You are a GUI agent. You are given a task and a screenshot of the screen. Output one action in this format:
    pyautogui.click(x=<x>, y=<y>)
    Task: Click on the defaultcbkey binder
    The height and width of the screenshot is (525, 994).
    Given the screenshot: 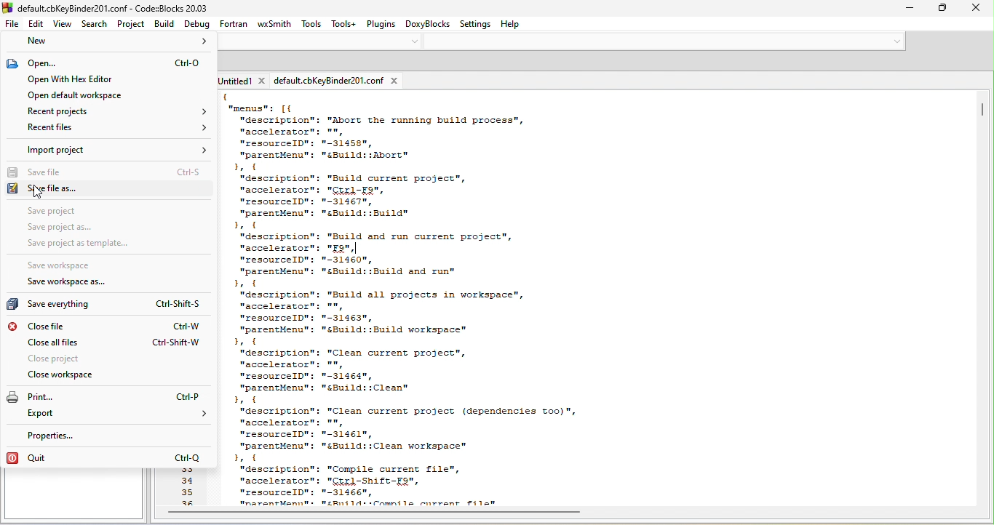 What is the action you would take?
    pyautogui.click(x=336, y=81)
    